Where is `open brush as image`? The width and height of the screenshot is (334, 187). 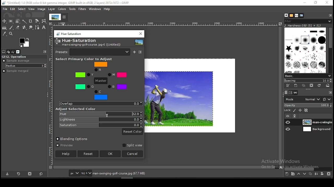
open brush as image is located at coordinates (328, 85).